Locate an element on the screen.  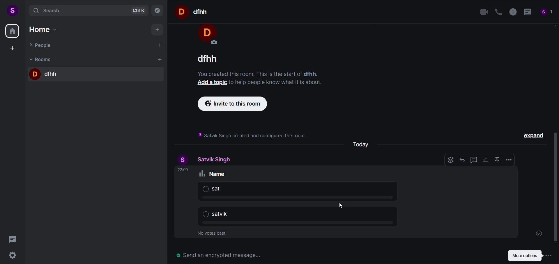
add is located at coordinates (158, 30).